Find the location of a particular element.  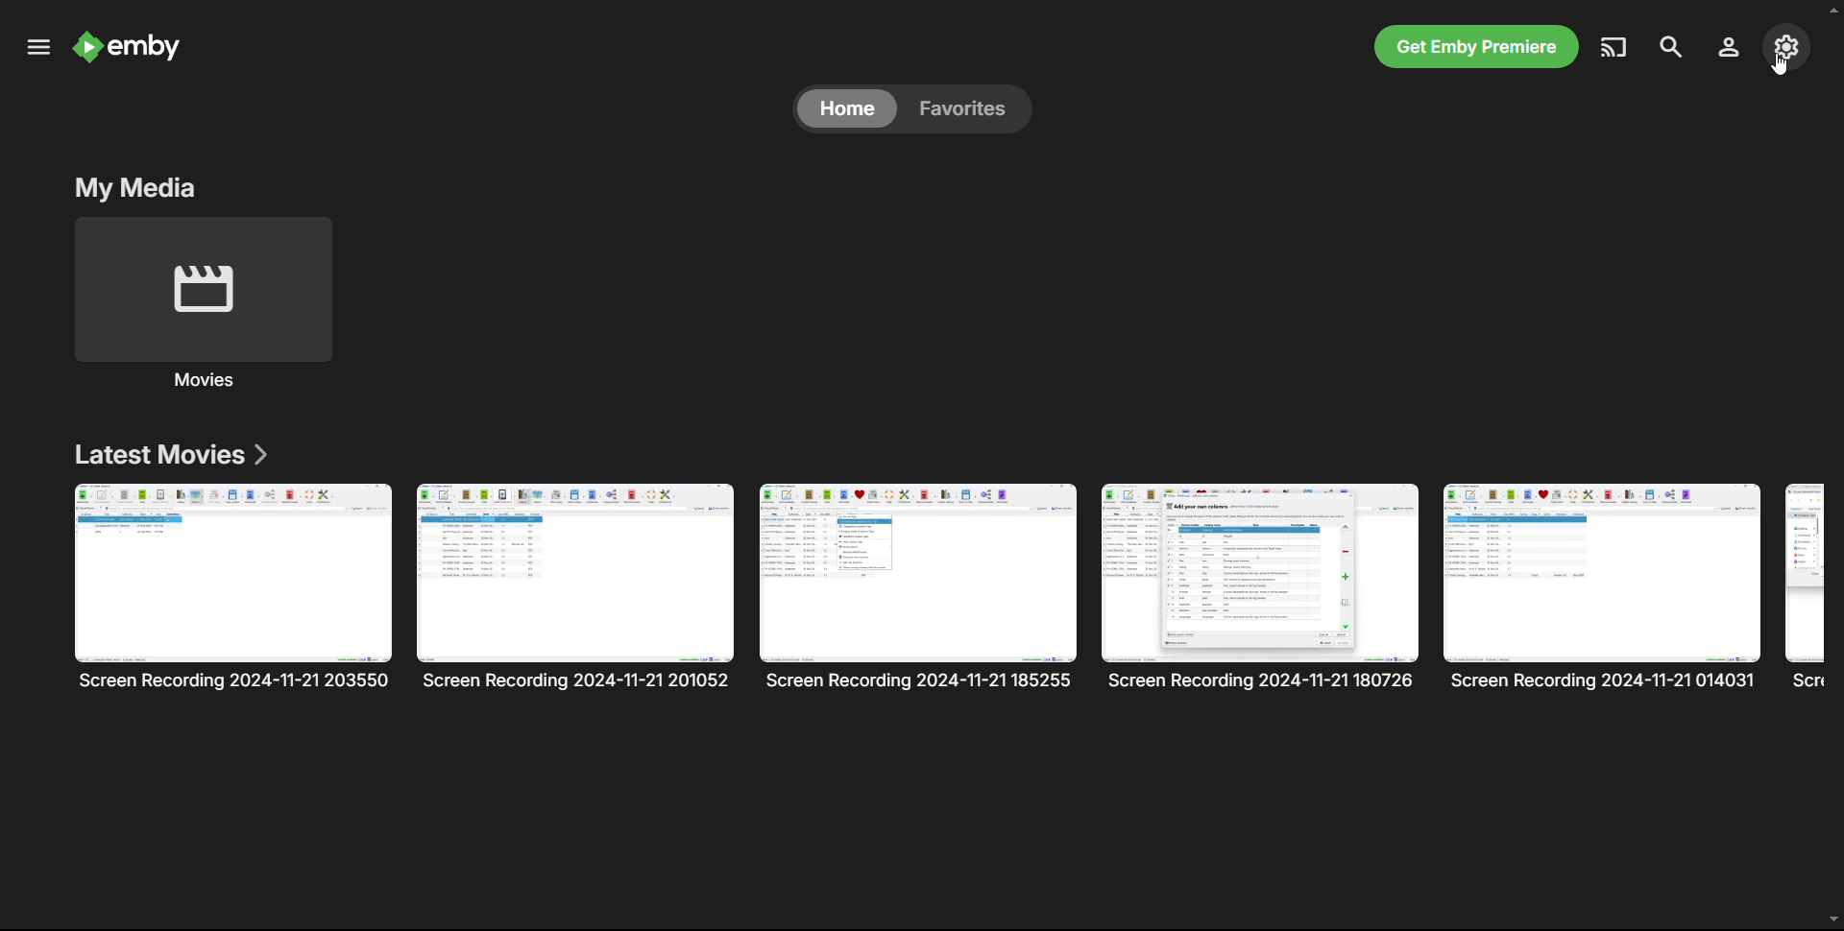

movies  is located at coordinates (205, 289).